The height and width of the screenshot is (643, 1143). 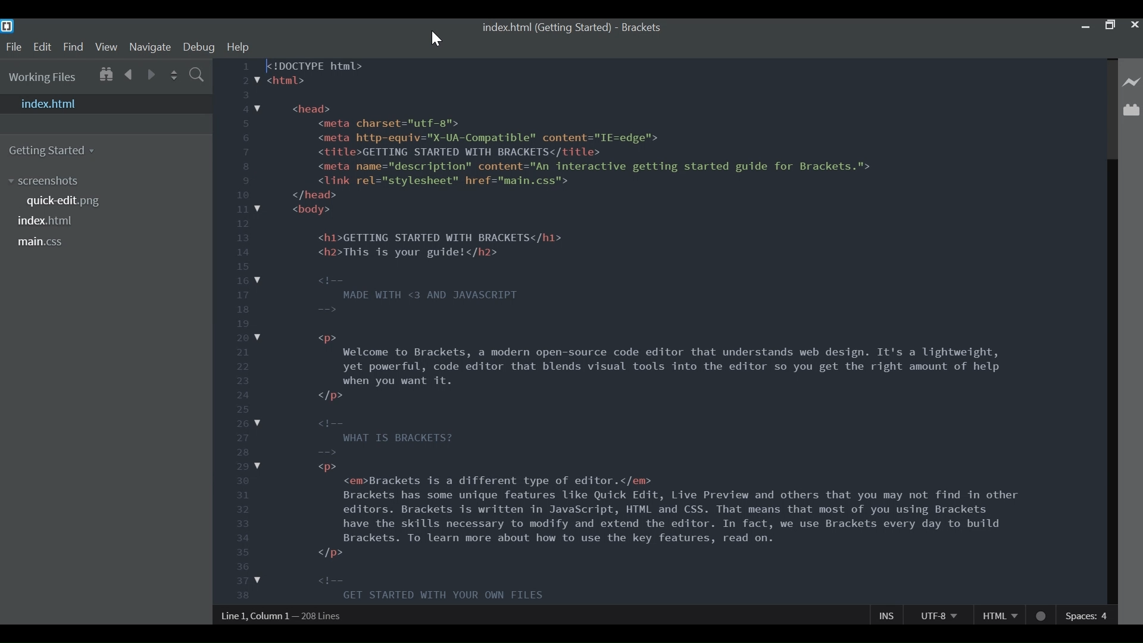 What do you see at coordinates (281, 616) in the screenshot?
I see `Line 1, Column 1 - 208 Lines` at bounding box center [281, 616].